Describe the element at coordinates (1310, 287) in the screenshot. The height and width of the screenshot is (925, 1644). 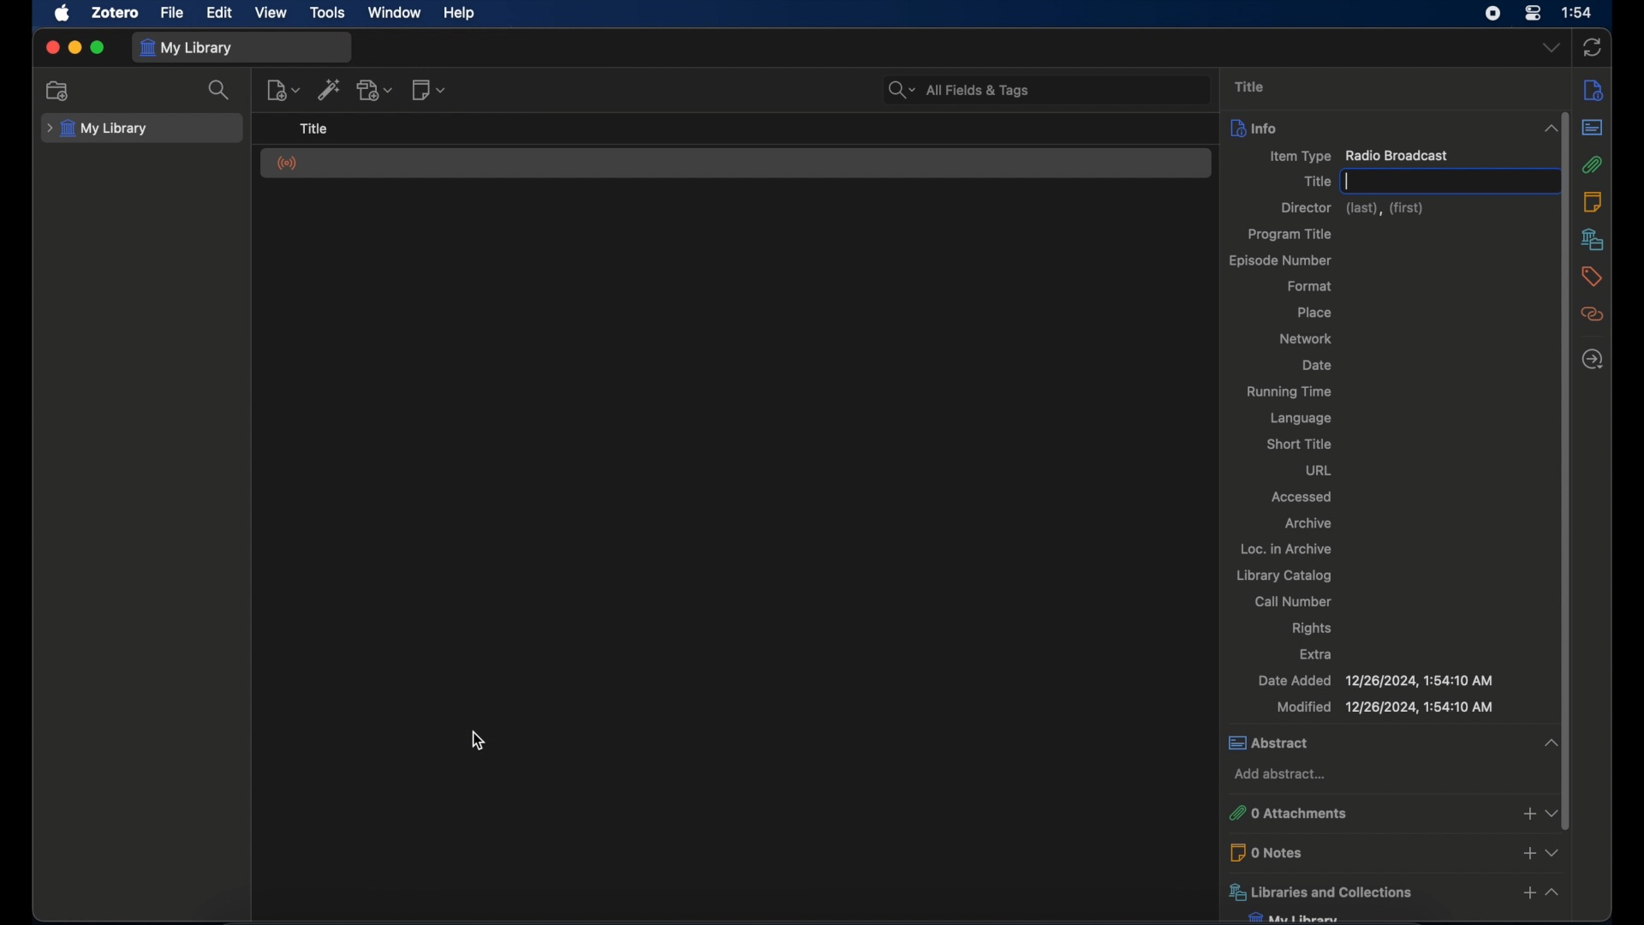
I see `format` at that location.